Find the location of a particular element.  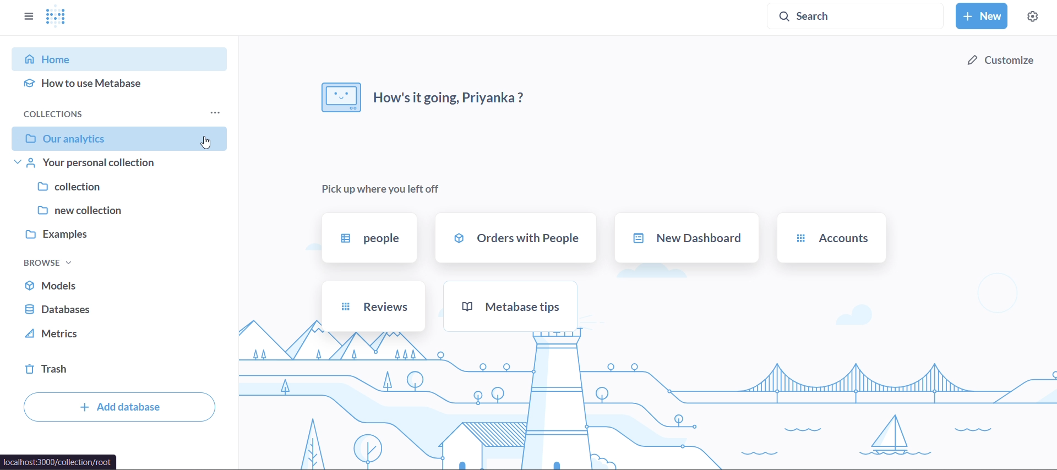

how to use metabase is located at coordinates (115, 84).